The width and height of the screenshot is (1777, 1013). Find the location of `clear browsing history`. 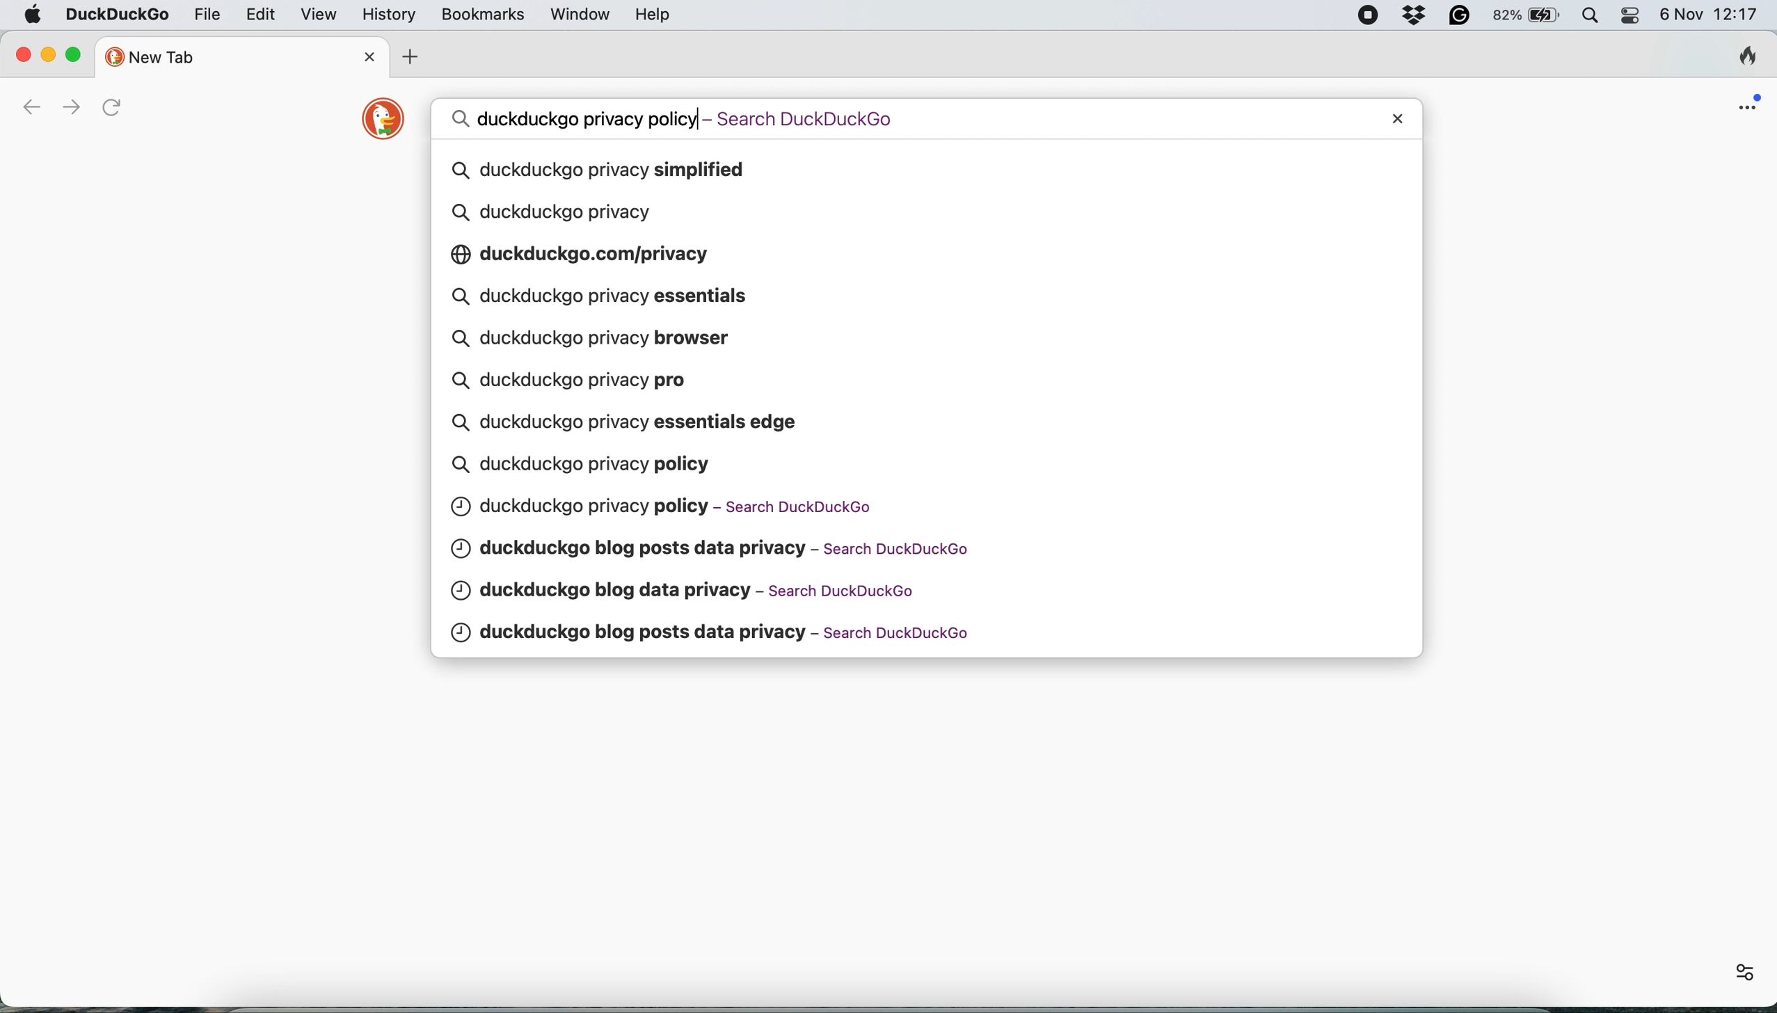

clear browsing history is located at coordinates (1737, 59).